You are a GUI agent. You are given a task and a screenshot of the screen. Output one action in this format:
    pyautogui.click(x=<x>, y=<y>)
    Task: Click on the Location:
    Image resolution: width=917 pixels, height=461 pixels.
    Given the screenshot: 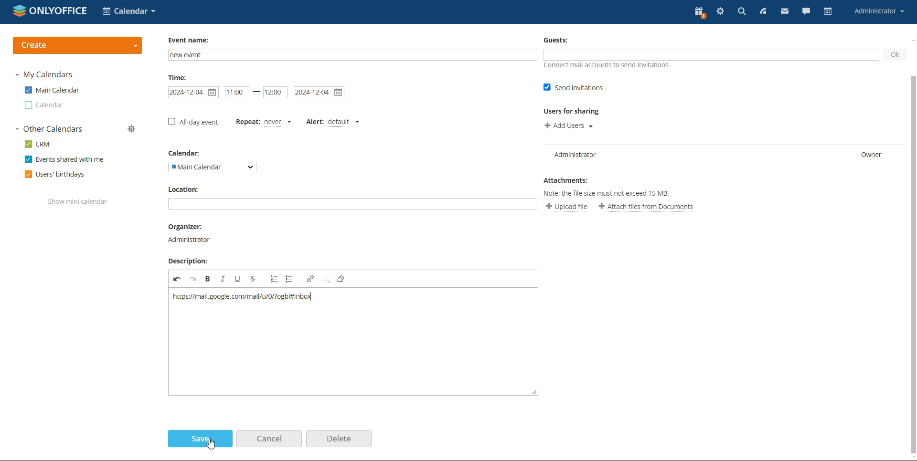 What is the action you would take?
    pyautogui.click(x=184, y=189)
    